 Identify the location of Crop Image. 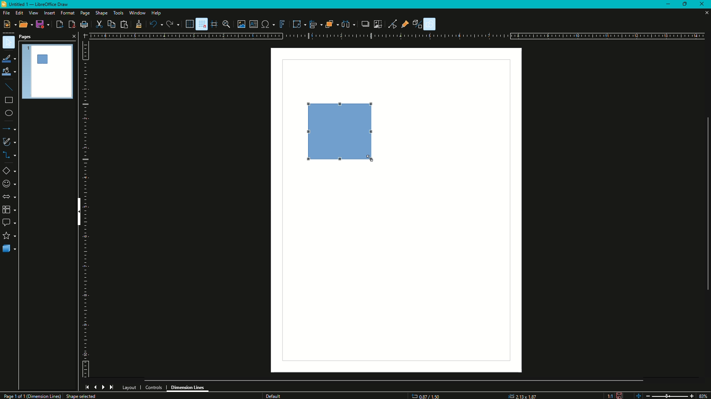
(376, 23).